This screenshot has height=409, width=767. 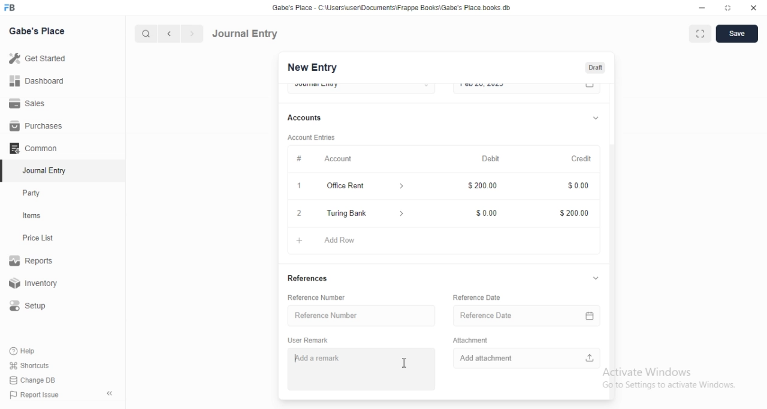 I want to click on tems, so click(x=37, y=216).